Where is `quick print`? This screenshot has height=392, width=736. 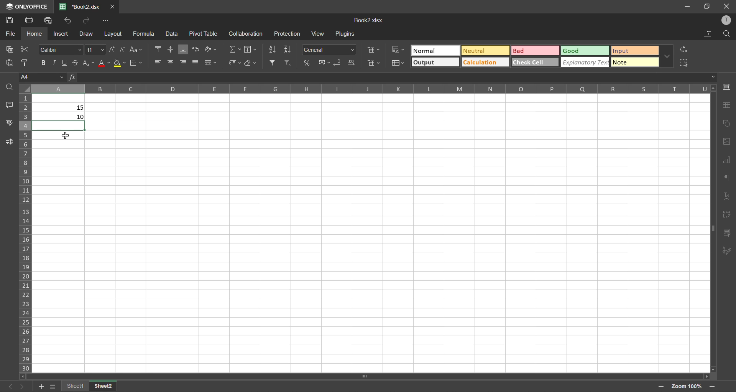 quick print is located at coordinates (50, 20).